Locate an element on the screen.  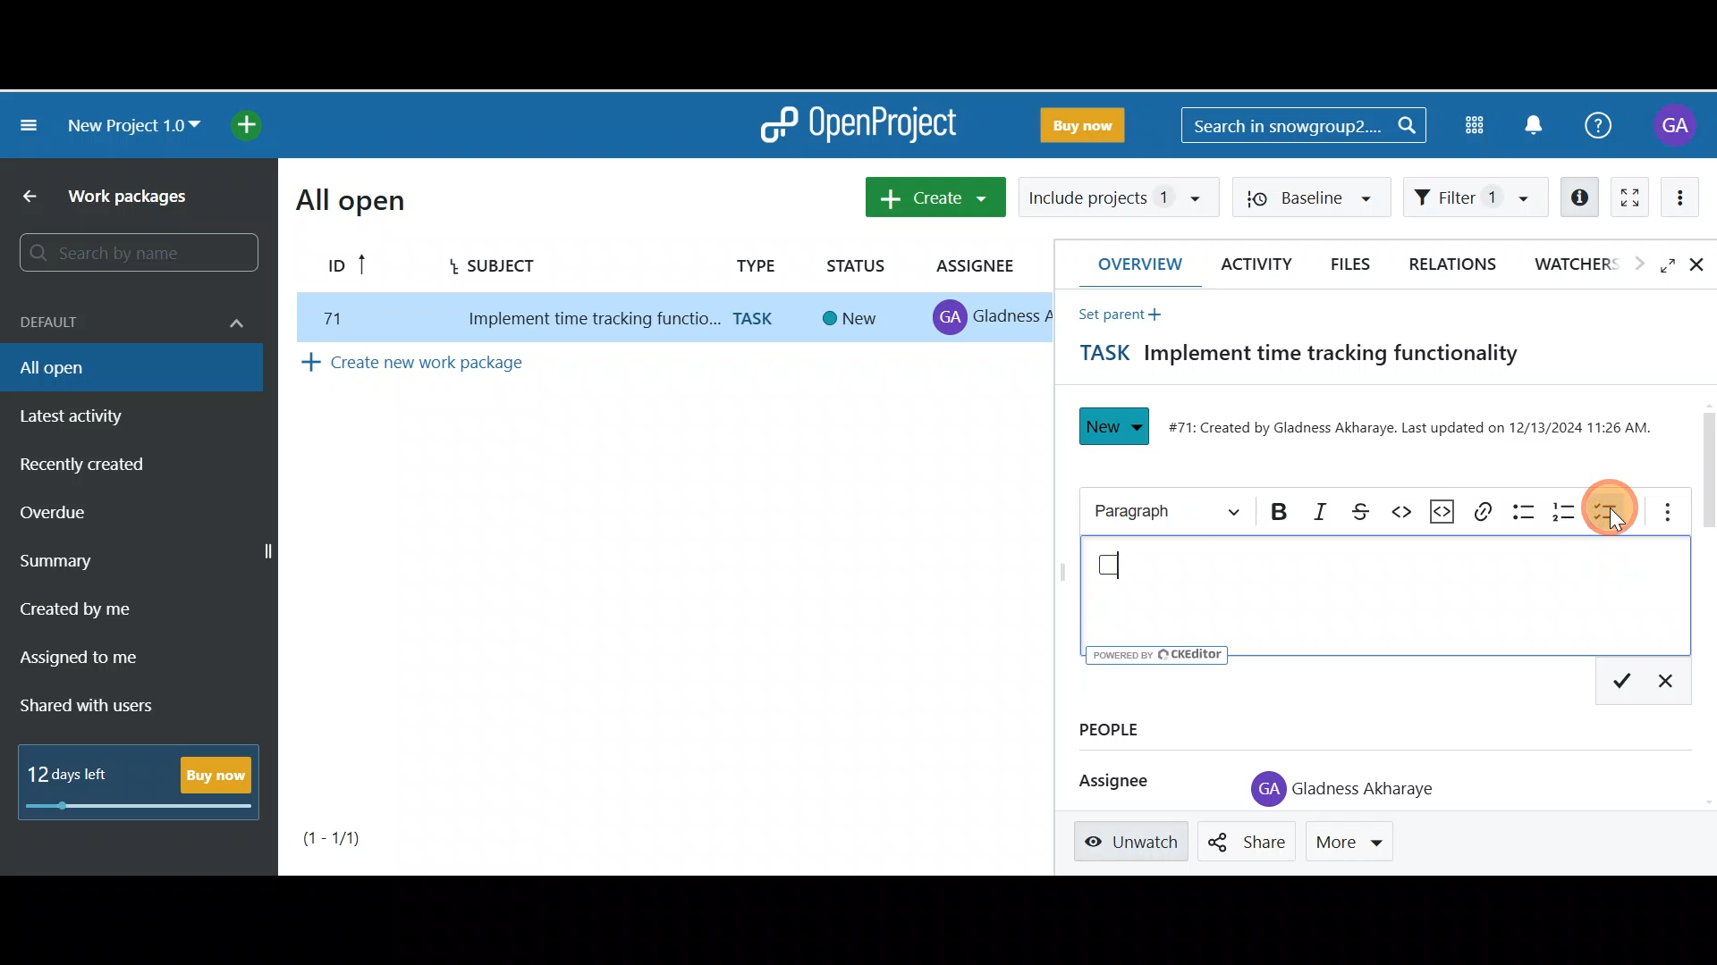
Latest activity is located at coordinates (87, 415).